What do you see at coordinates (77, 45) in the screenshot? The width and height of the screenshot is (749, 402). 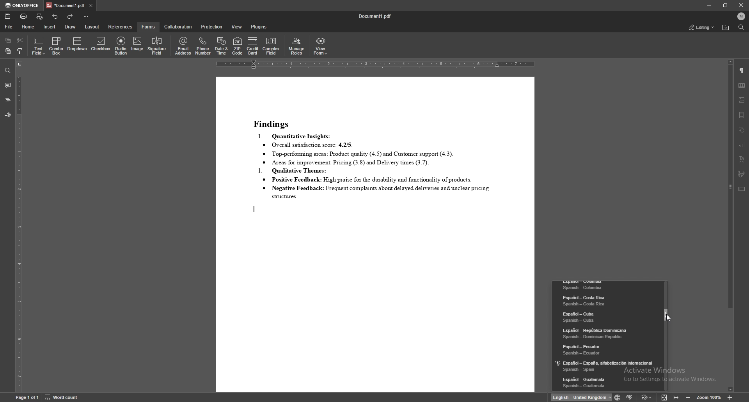 I see `dropdown` at bounding box center [77, 45].